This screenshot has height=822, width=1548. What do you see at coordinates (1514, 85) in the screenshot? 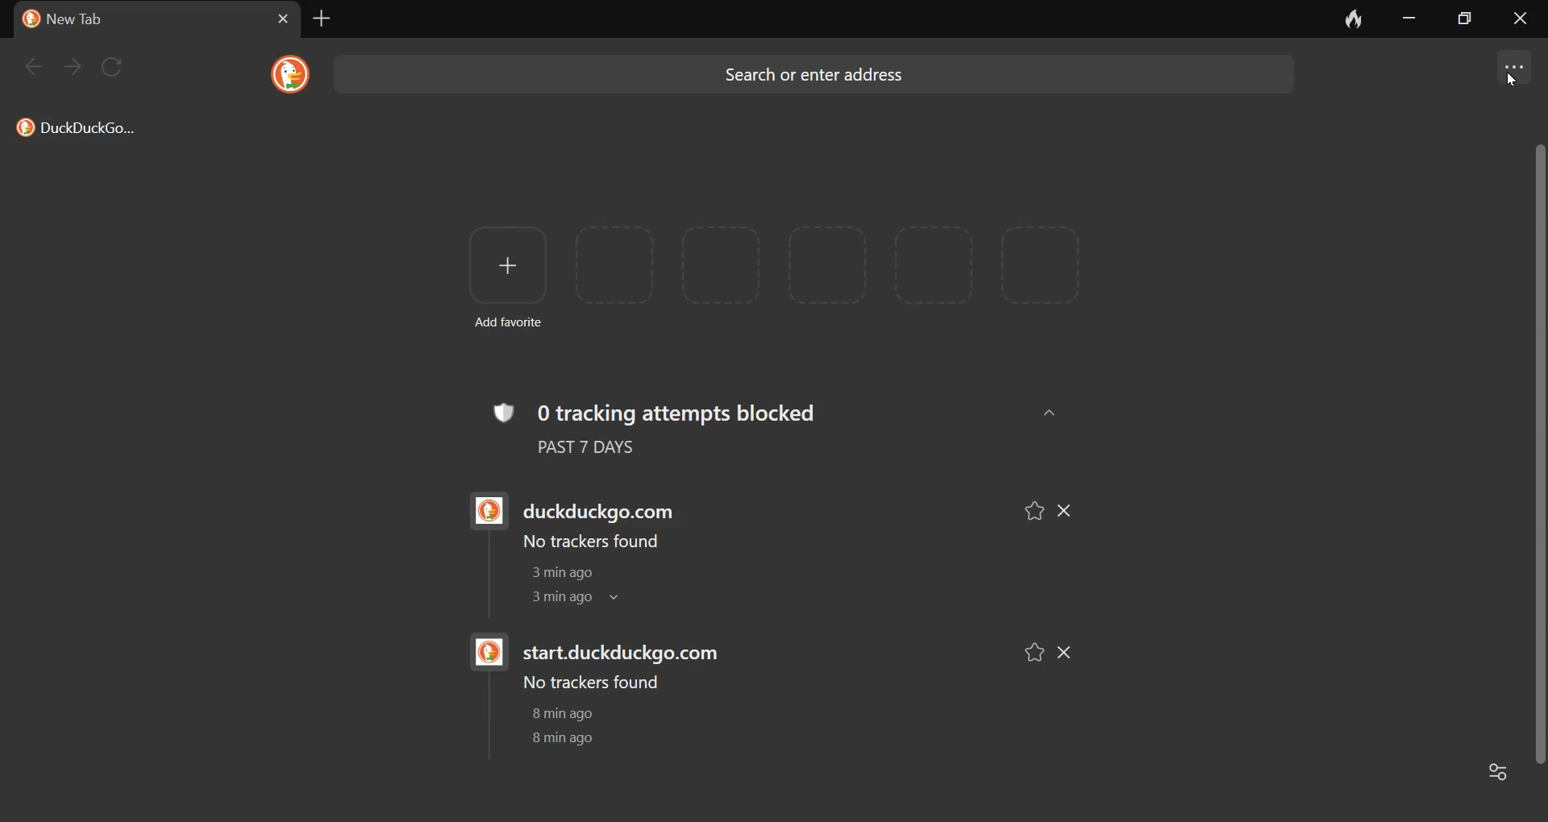
I see `cursor` at bounding box center [1514, 85].